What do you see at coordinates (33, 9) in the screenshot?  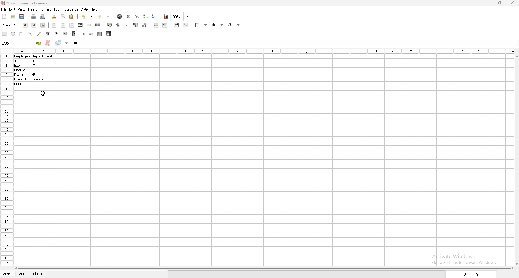 I see `insert` at bounding box center [33, 9].